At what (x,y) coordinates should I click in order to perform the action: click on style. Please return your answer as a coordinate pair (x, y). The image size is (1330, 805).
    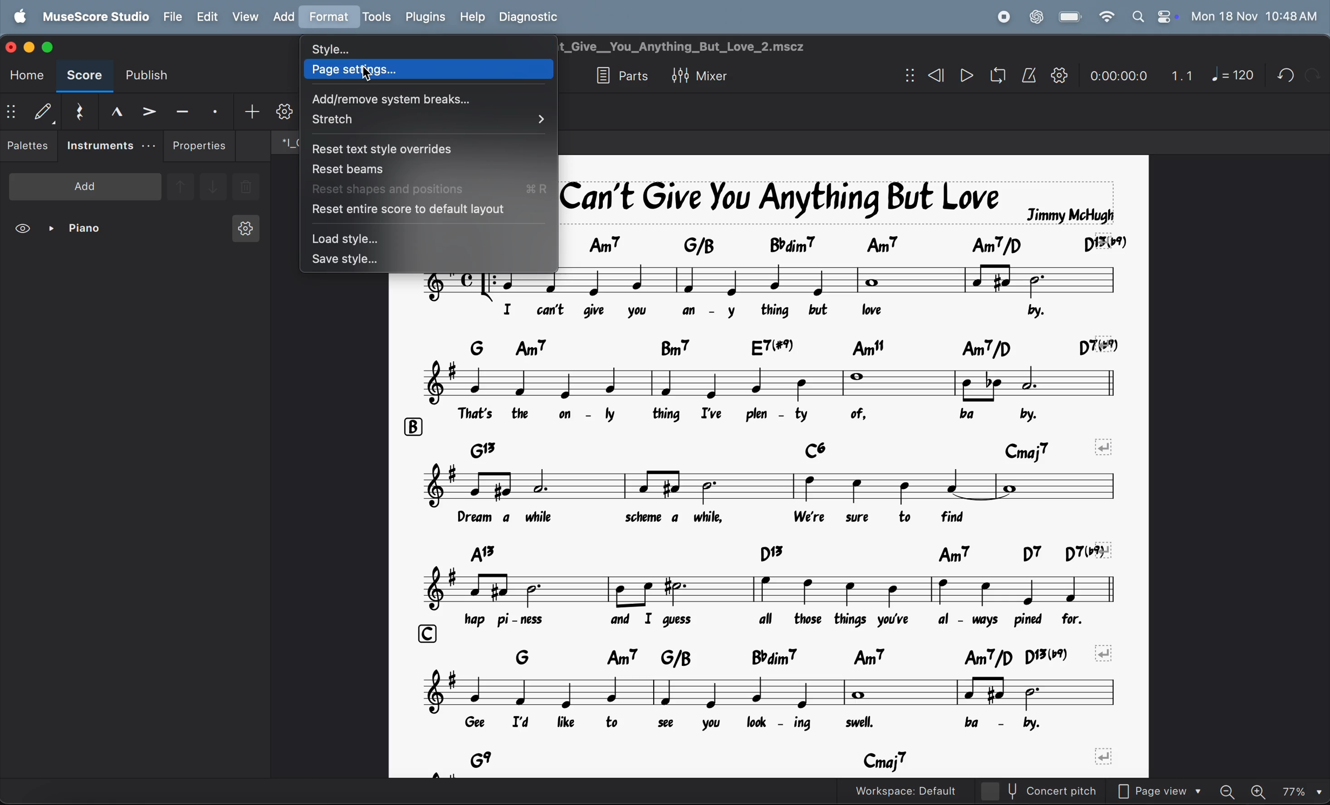
    Looking at the image, I should click on (424, 45).